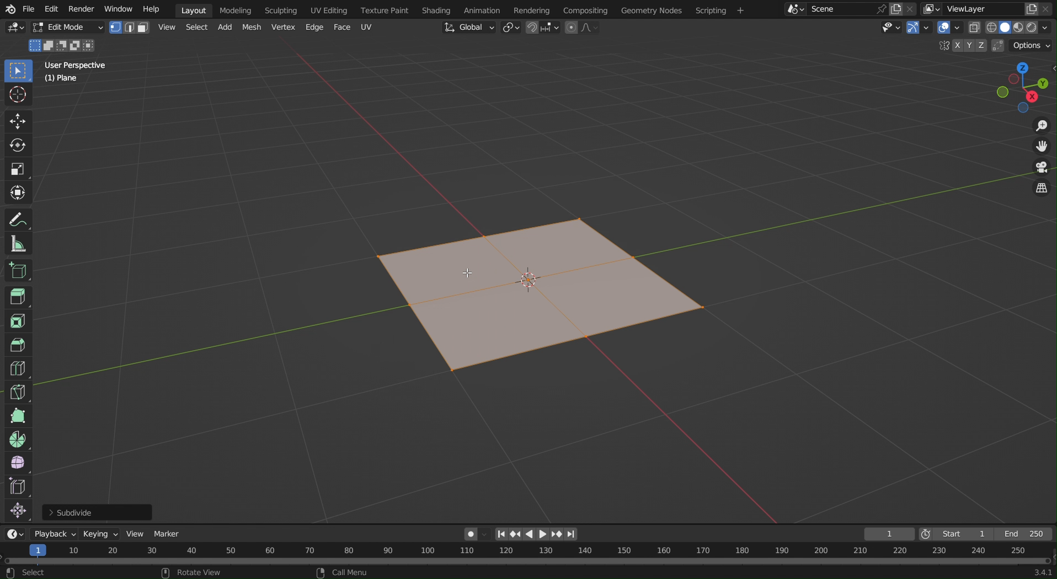  I want to click on Frame, so click(889, 534).